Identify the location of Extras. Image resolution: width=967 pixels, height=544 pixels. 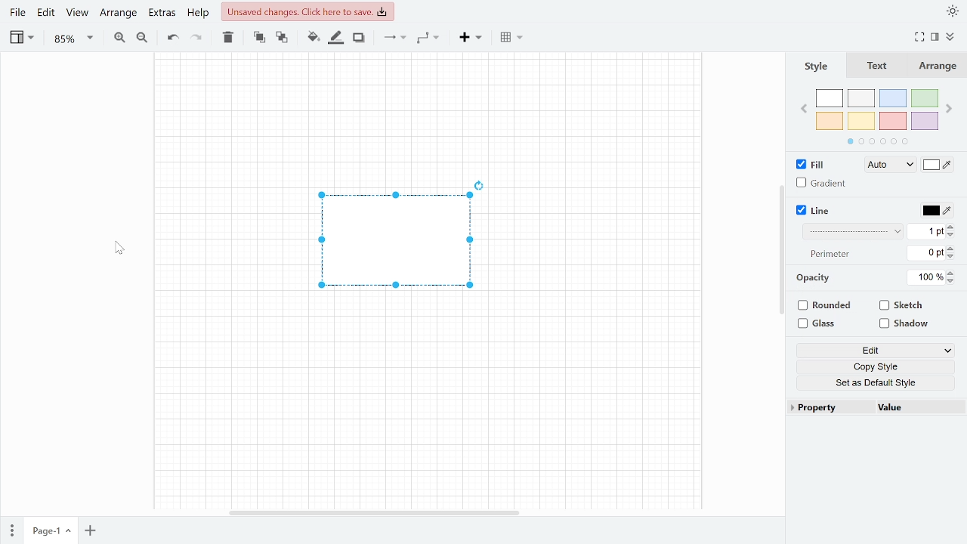
(161, 14).